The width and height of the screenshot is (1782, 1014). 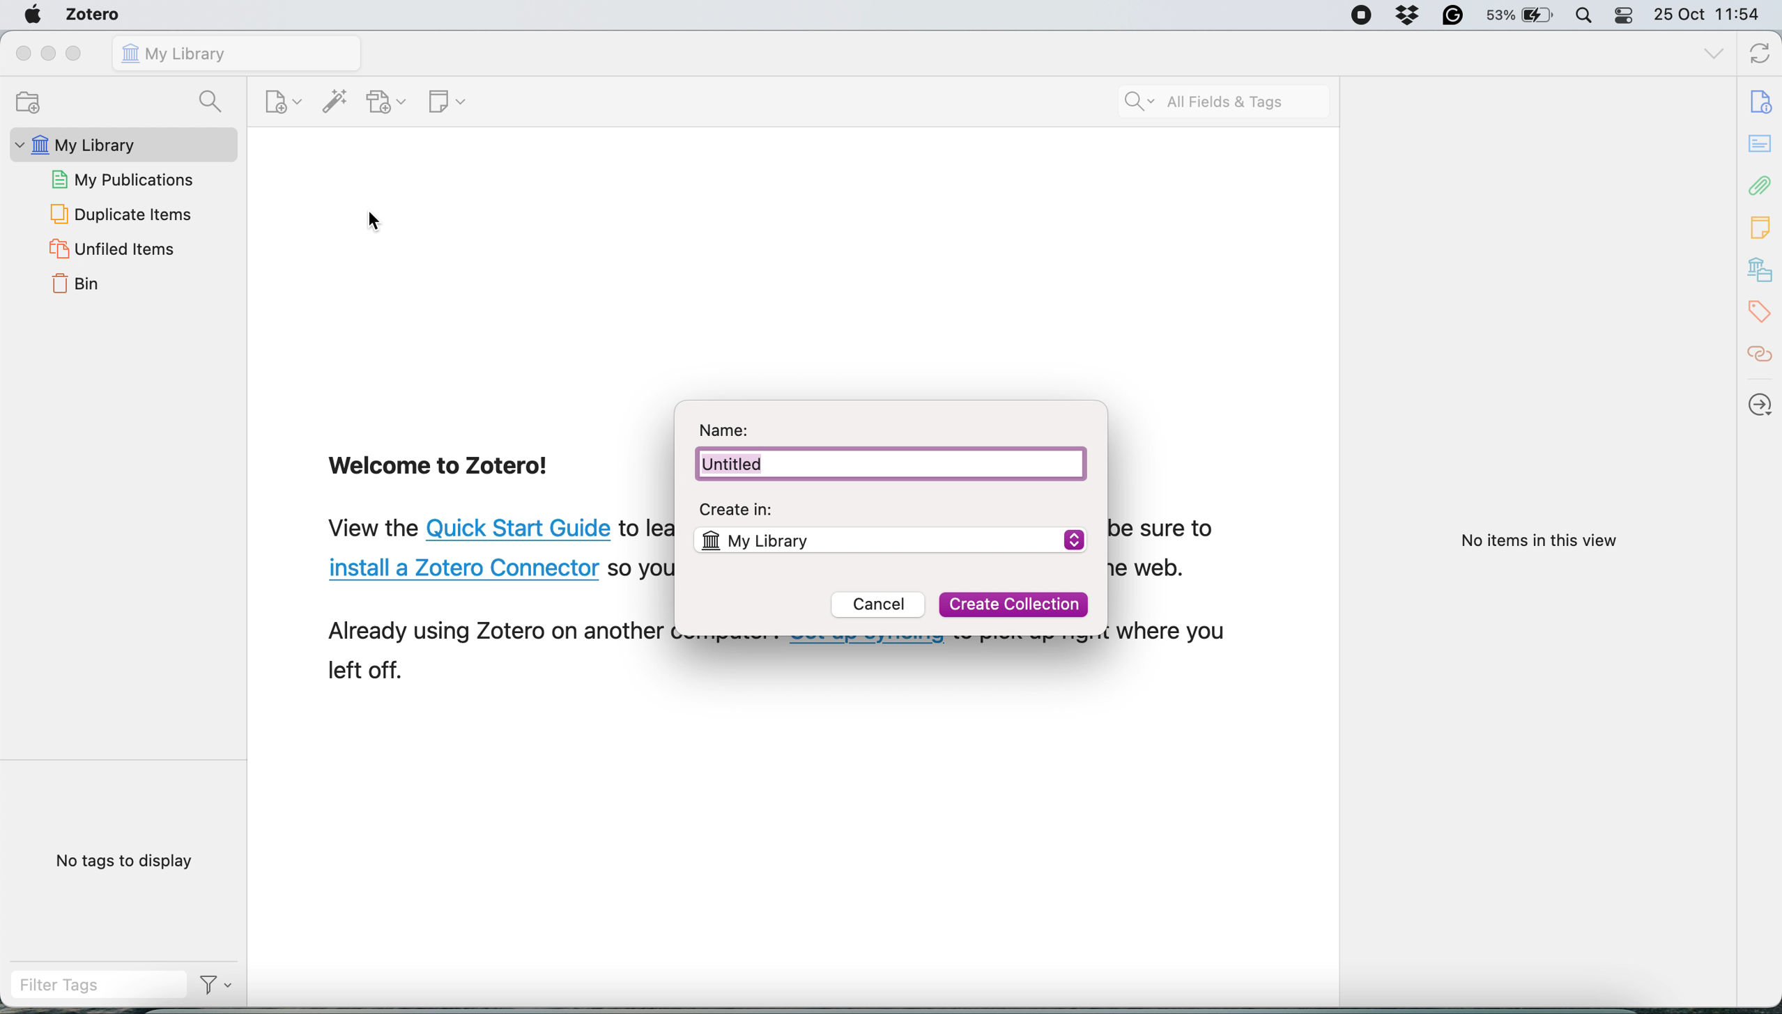 I want to click on tags, so click(x=1761, y=313).